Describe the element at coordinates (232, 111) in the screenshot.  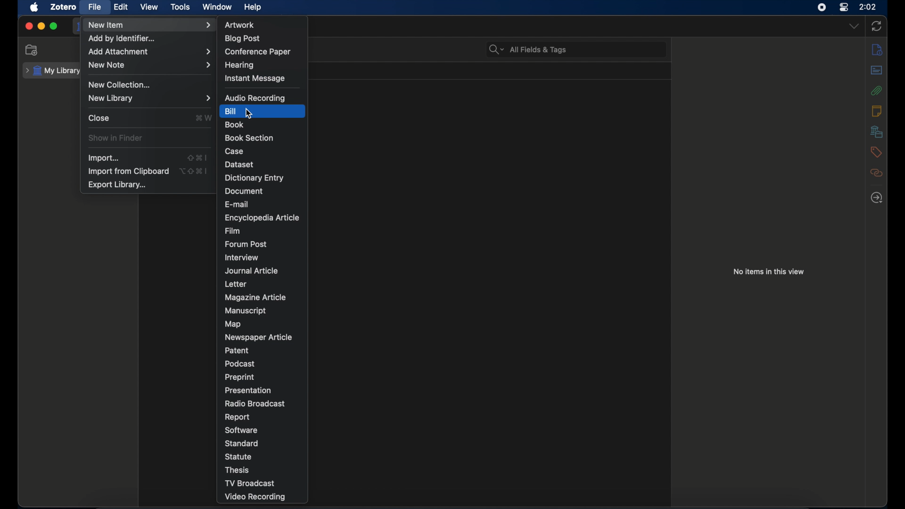
I see `bill` at that location.